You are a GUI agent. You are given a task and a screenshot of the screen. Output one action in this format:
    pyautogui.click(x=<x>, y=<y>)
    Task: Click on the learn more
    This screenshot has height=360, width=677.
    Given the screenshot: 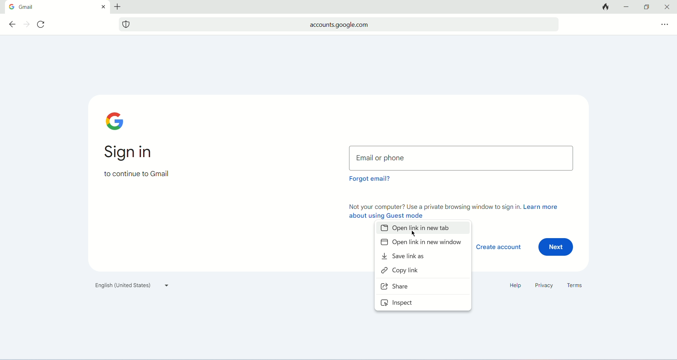 What is the action you would take?
    pyautogui.click(x=542, y=207)
    